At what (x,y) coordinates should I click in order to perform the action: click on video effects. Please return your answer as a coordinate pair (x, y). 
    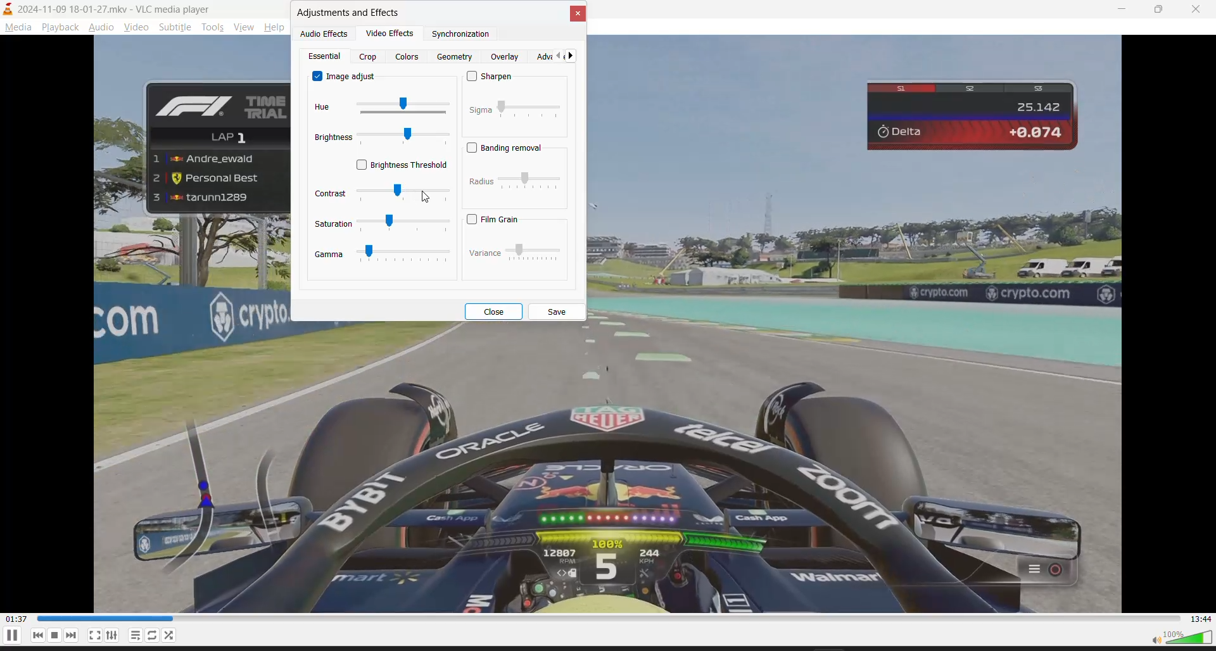
    Looking at the image, I should click on (393, 33).